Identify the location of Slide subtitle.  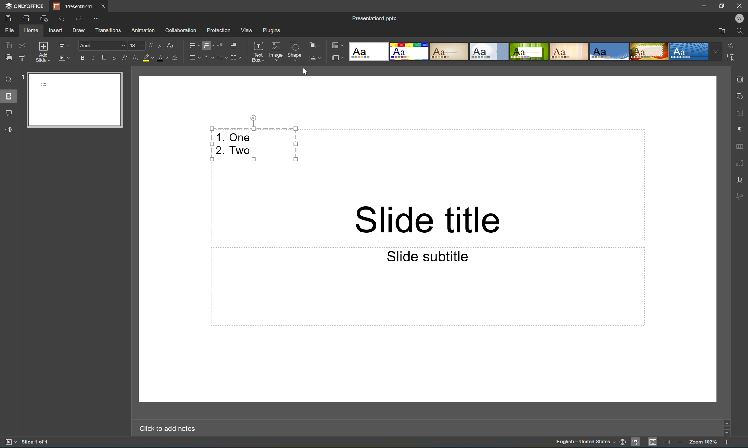
(426, 256).